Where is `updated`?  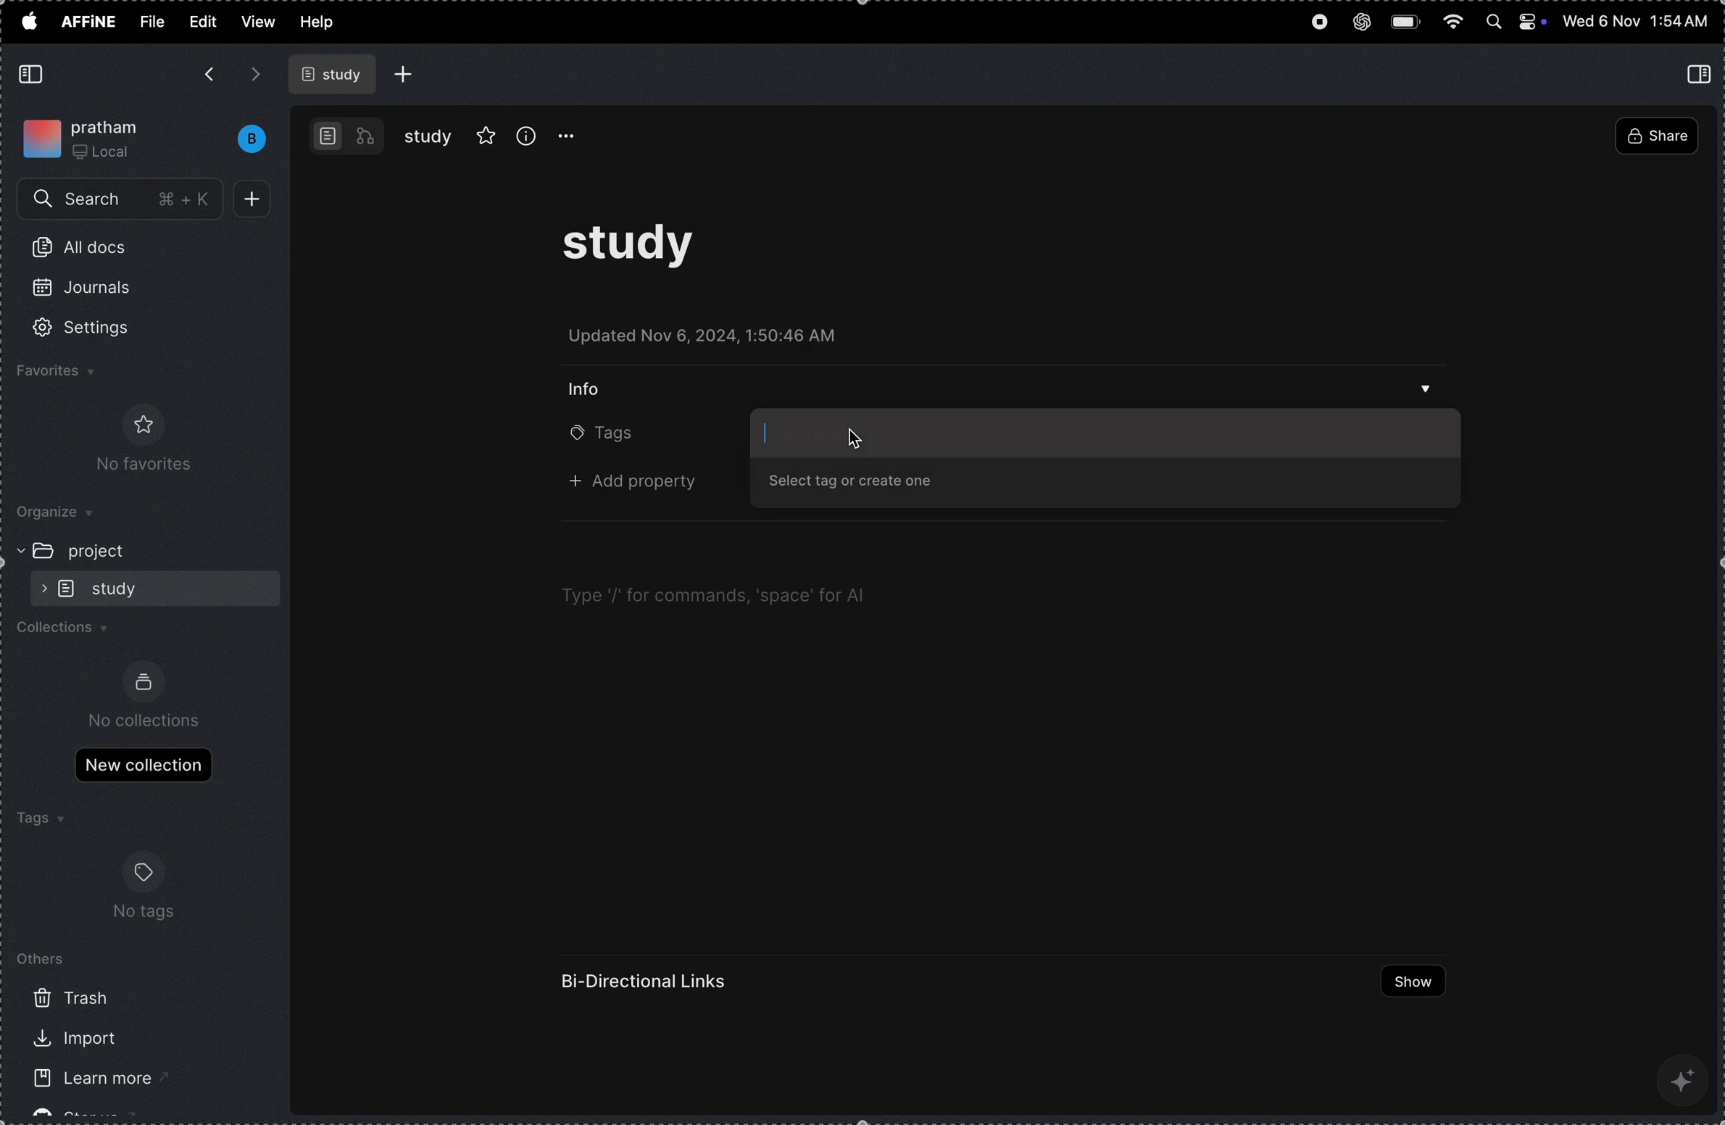
updated is located at coordinates (715, 339).